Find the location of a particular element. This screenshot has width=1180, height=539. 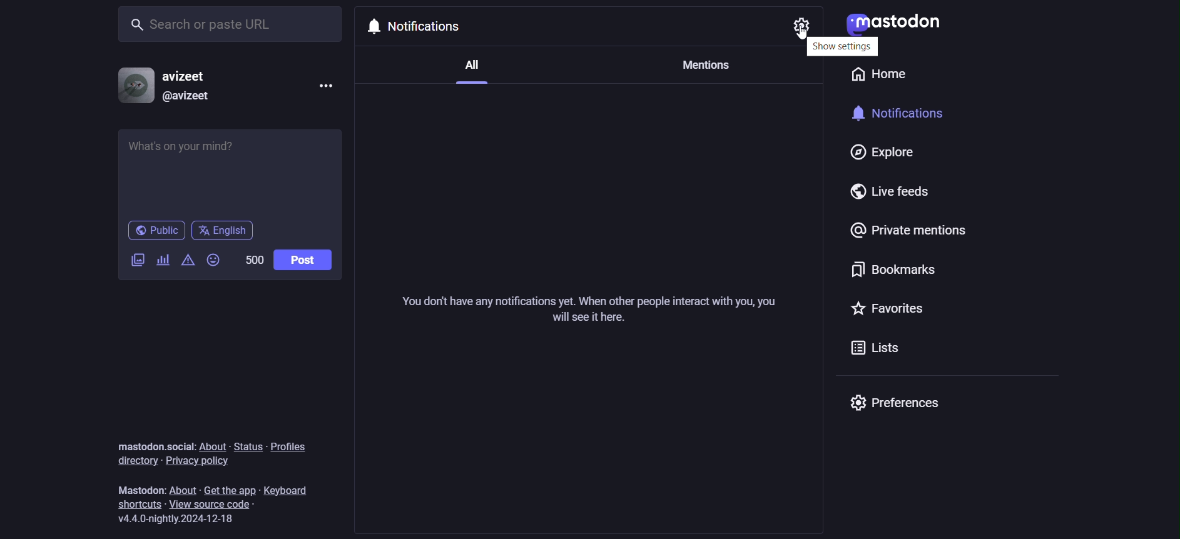

@username is located at coordinates (191, 99).